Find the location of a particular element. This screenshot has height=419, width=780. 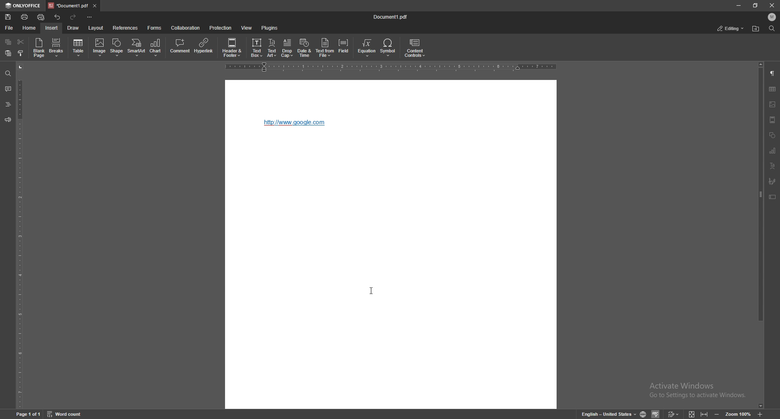

home is located at coordinates (28, 27).